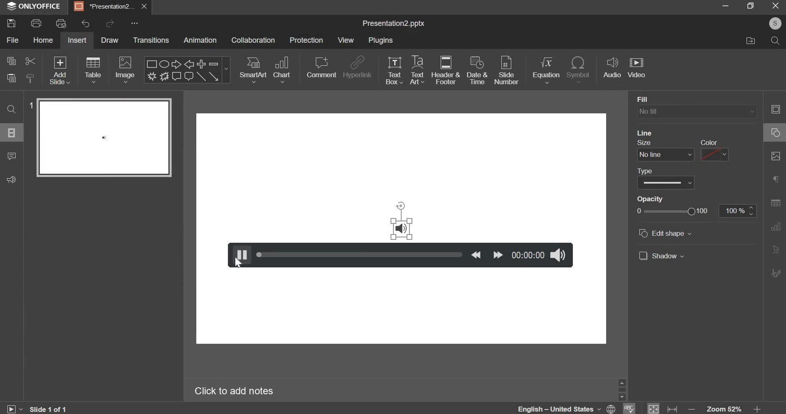 The height and width of the screenshot is (414, 786). I want to click on redo, so click(110, 23).